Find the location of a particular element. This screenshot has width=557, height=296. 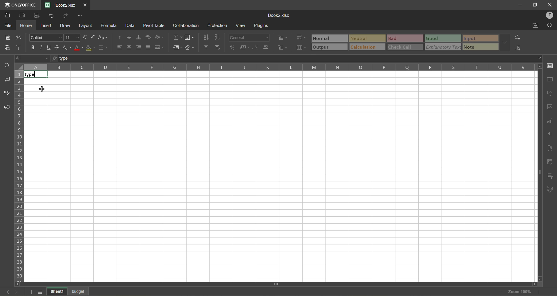

explanatory text is located at coordinates (442, 47).